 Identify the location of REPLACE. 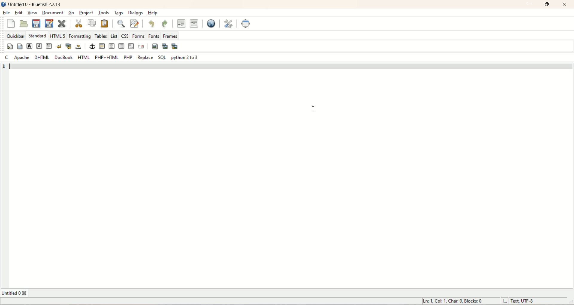
(146, 57).